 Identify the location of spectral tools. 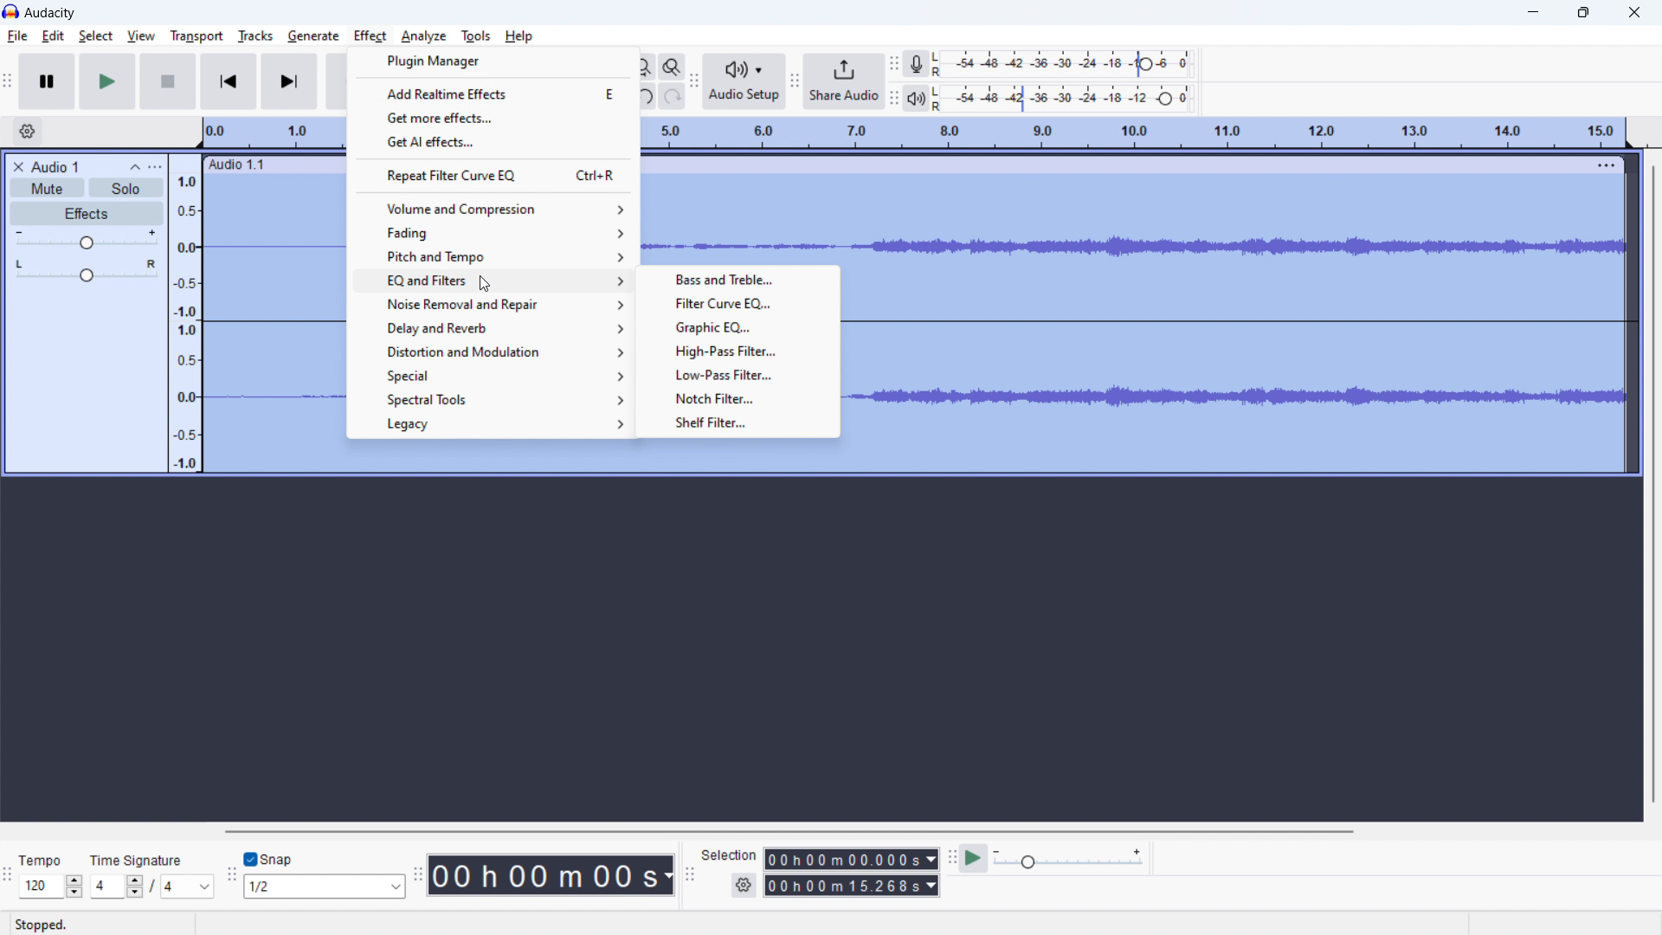
(490, 399).